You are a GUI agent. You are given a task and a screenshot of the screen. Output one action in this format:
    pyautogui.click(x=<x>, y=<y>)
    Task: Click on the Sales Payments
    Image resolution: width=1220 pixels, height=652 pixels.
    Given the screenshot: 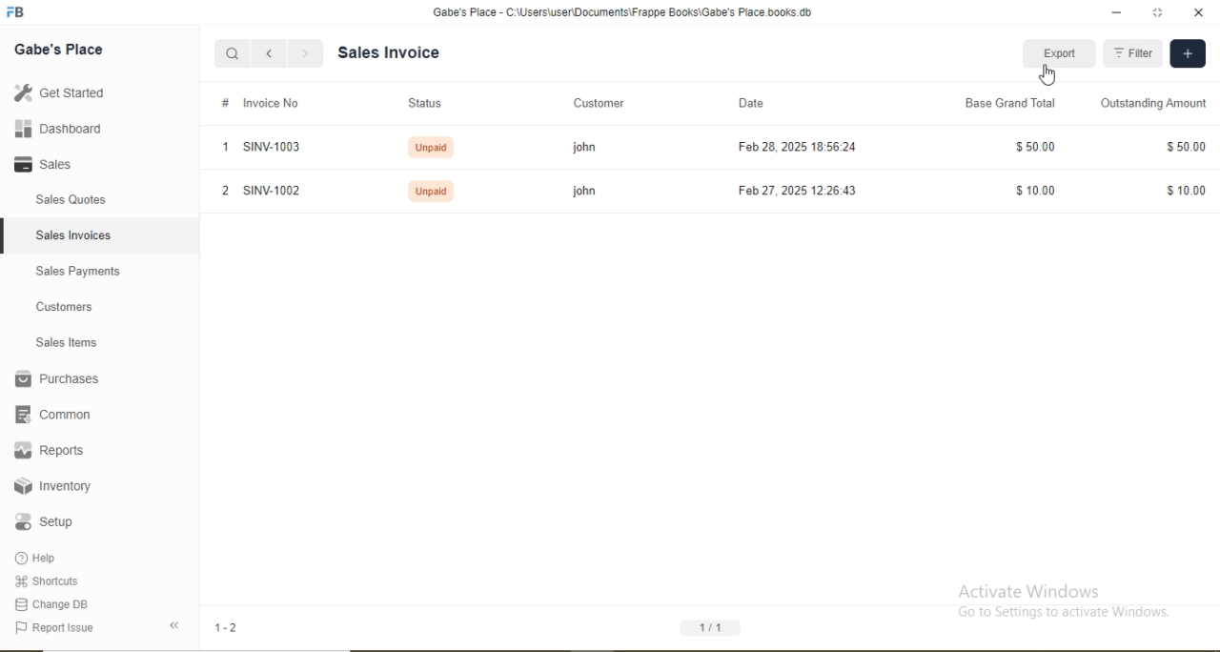 What is the action you would take?
    pyautogui.click(x=76, y=271)
    